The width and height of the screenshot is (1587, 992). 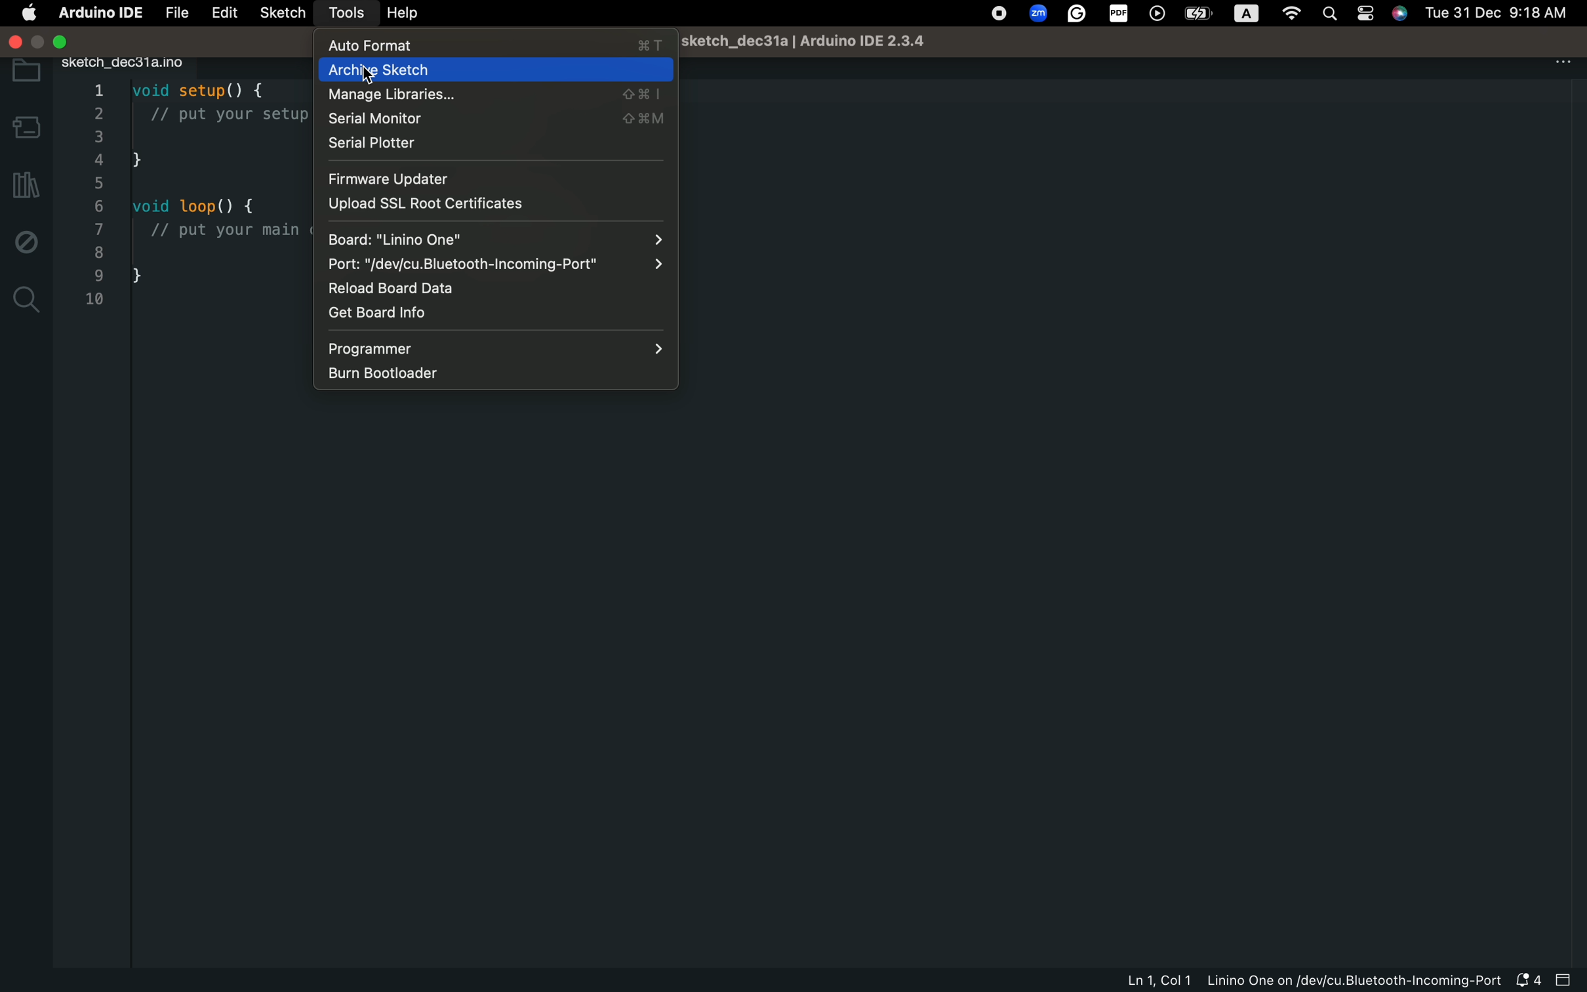 What do you see at coordinates (1077, 14) in the screenshot?
I see `google extension` at bounding box center [1077, 14].